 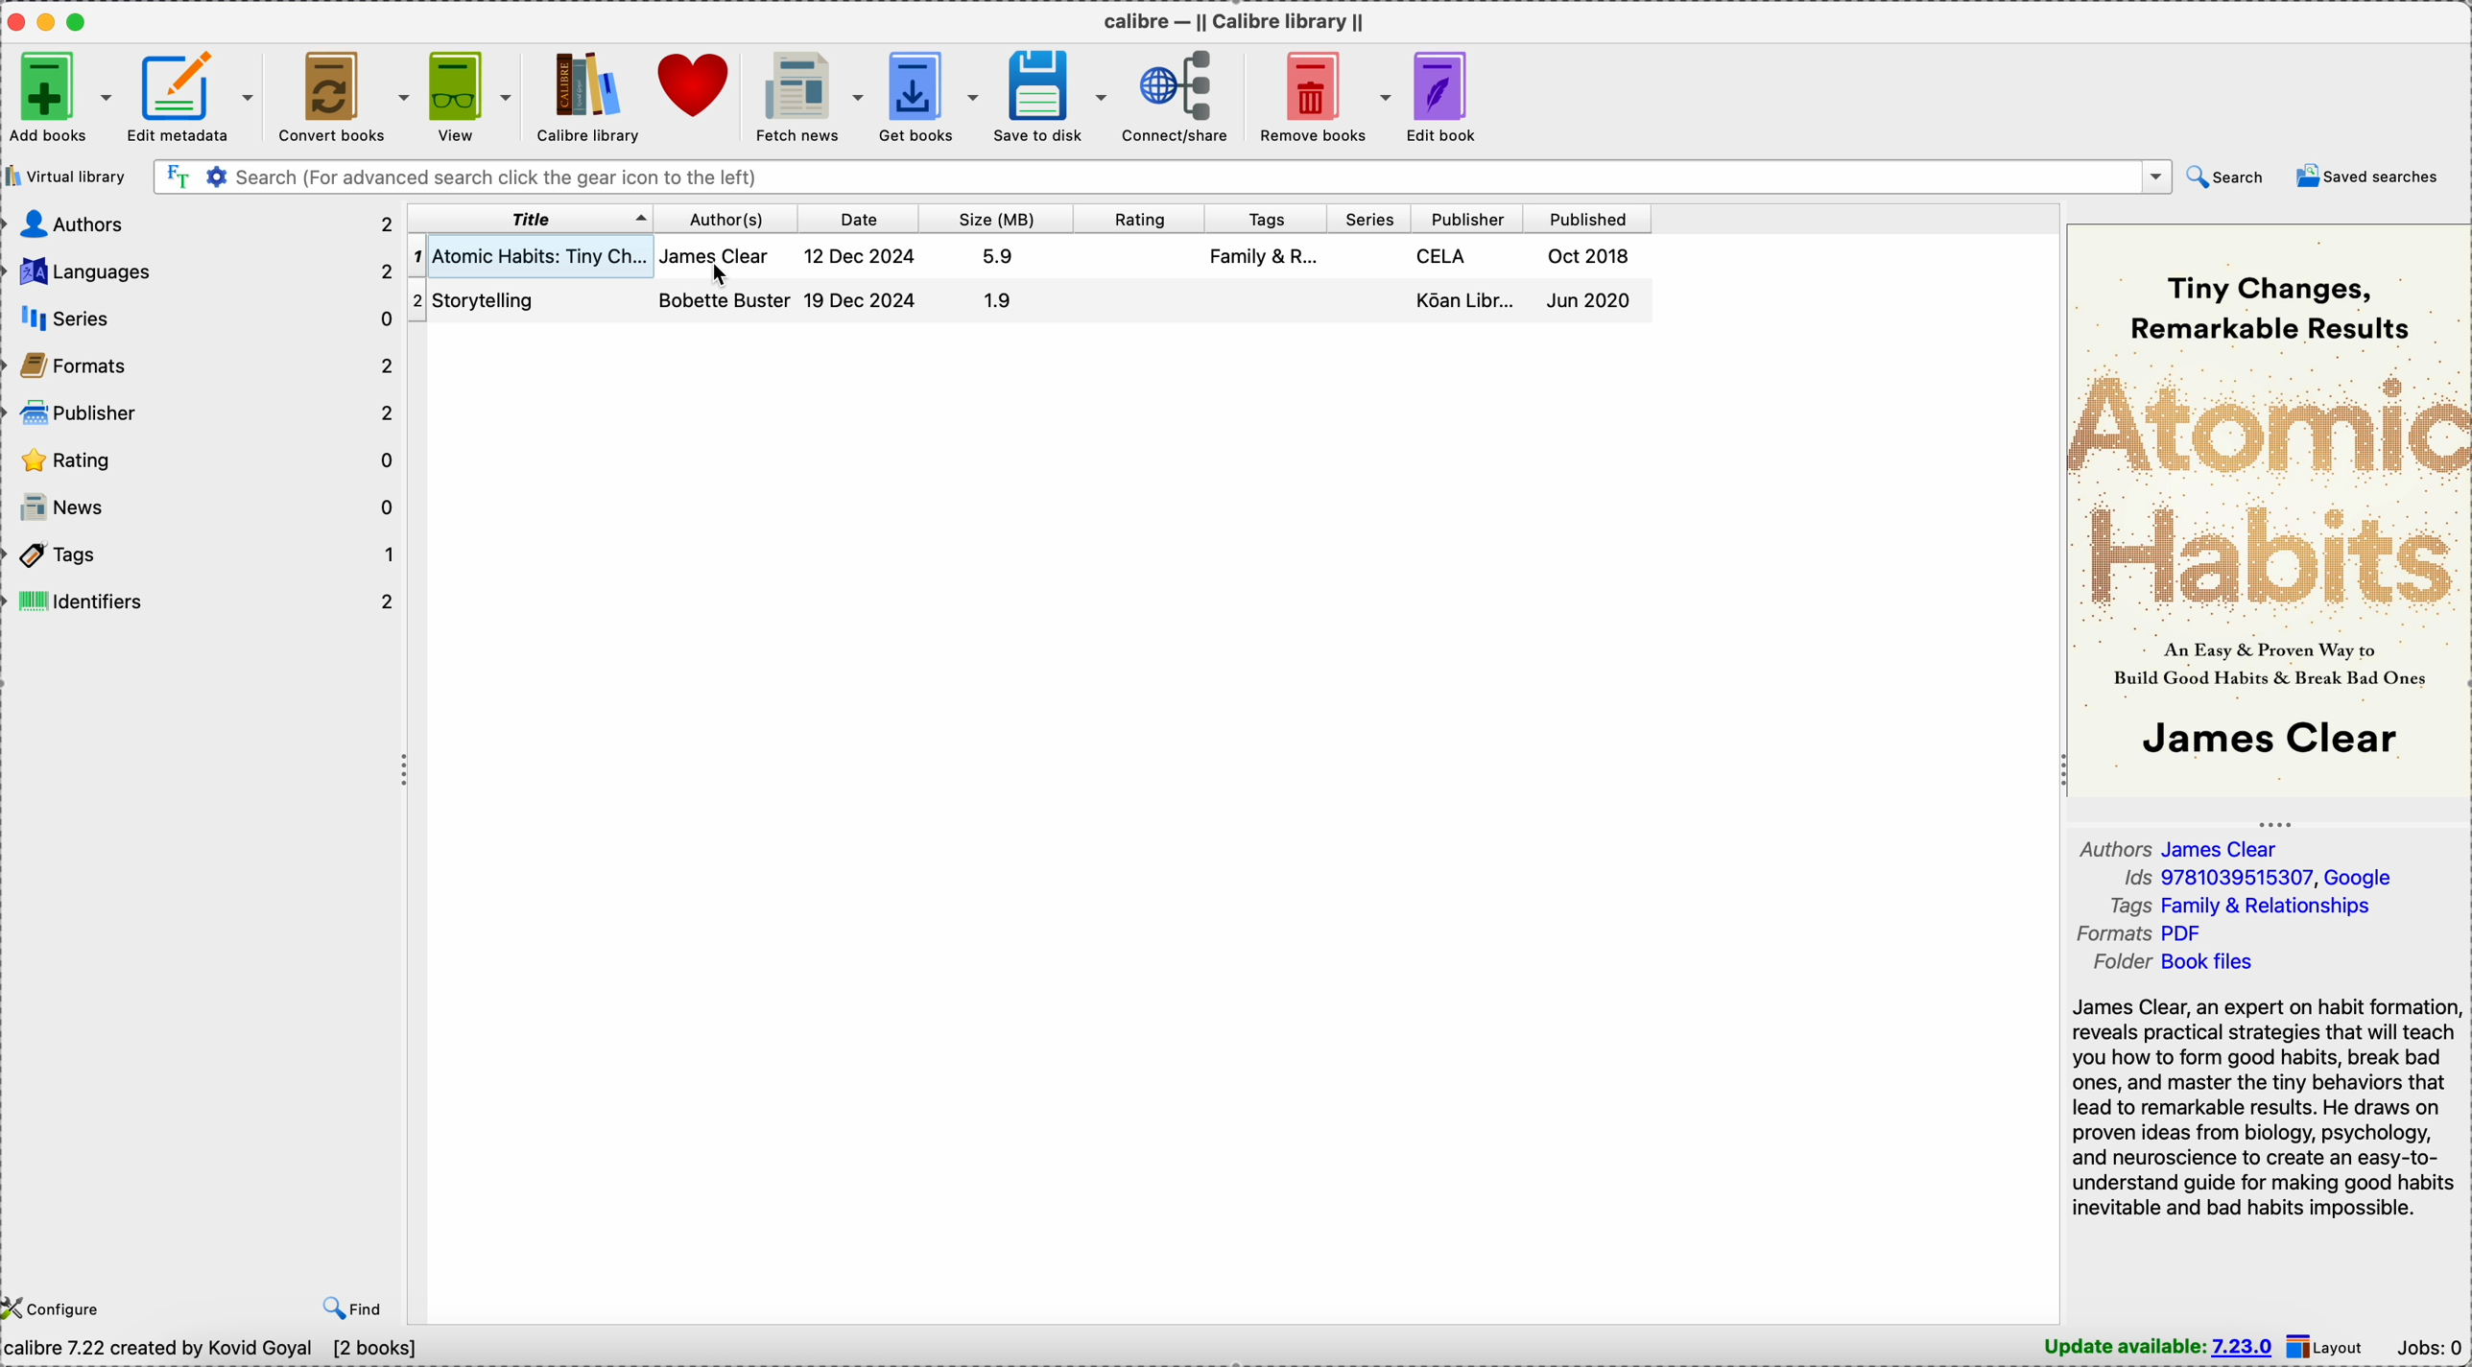 I want to click on formats, so click(x=205, y=369).